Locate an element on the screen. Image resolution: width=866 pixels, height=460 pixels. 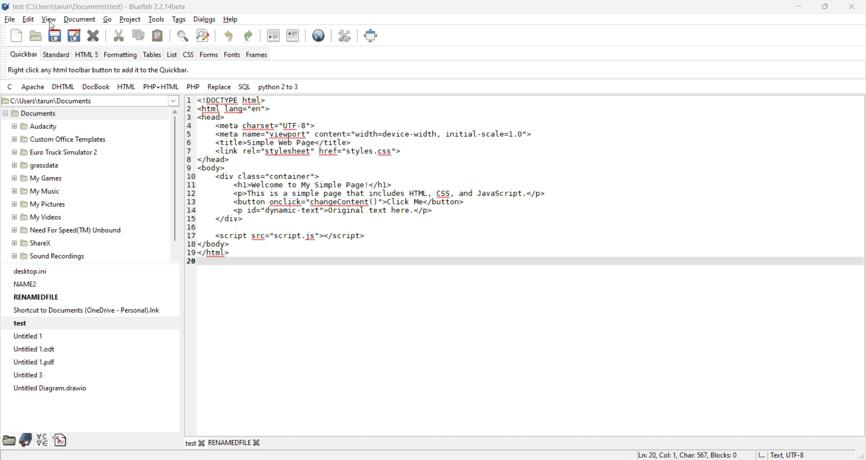
unindent is located at coordinates (275, 36).